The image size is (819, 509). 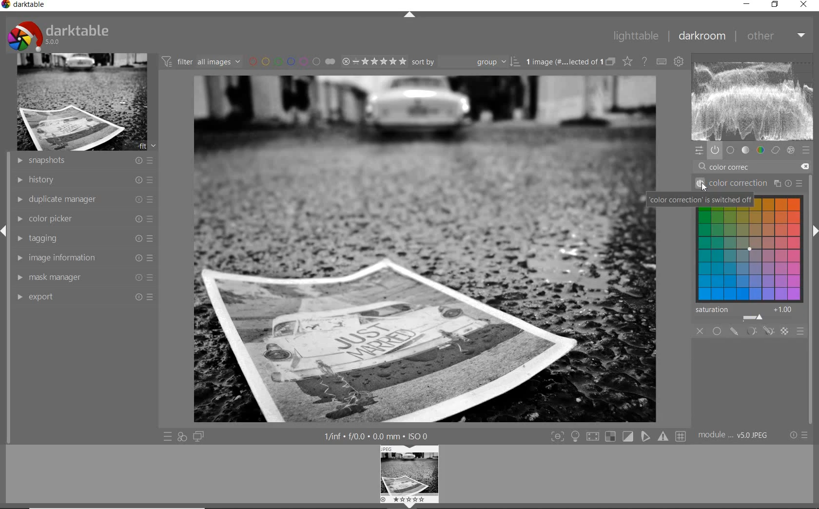 I want to click on quick access for applying any of style, so click(x=182, y=436).